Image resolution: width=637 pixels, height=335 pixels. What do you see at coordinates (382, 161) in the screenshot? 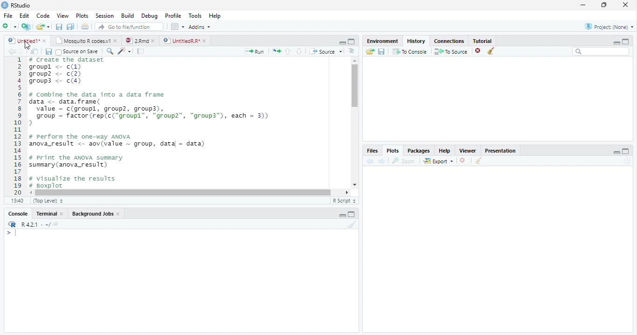
I see `Next` at bounding box center [382, 161].